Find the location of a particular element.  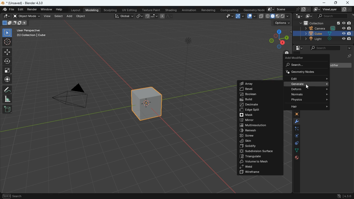

boolean is located at coordinates (259, 95).